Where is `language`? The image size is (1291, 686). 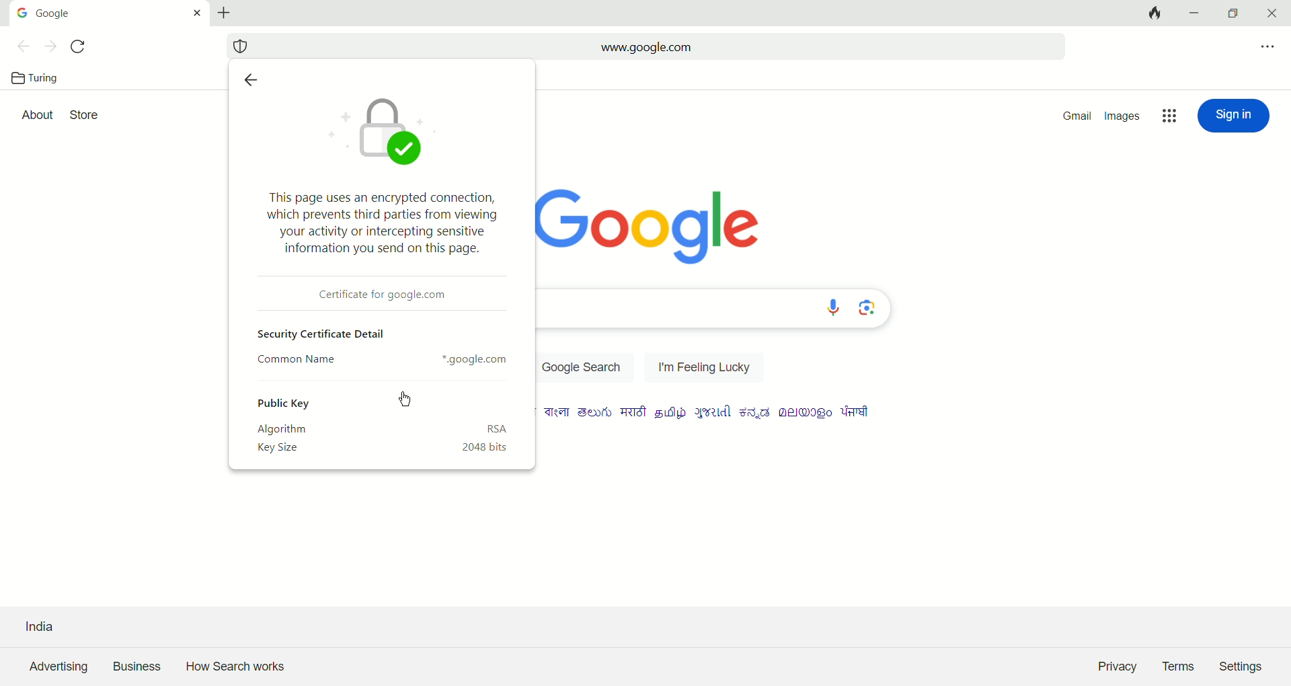
language is located at coordinates (596, 412).